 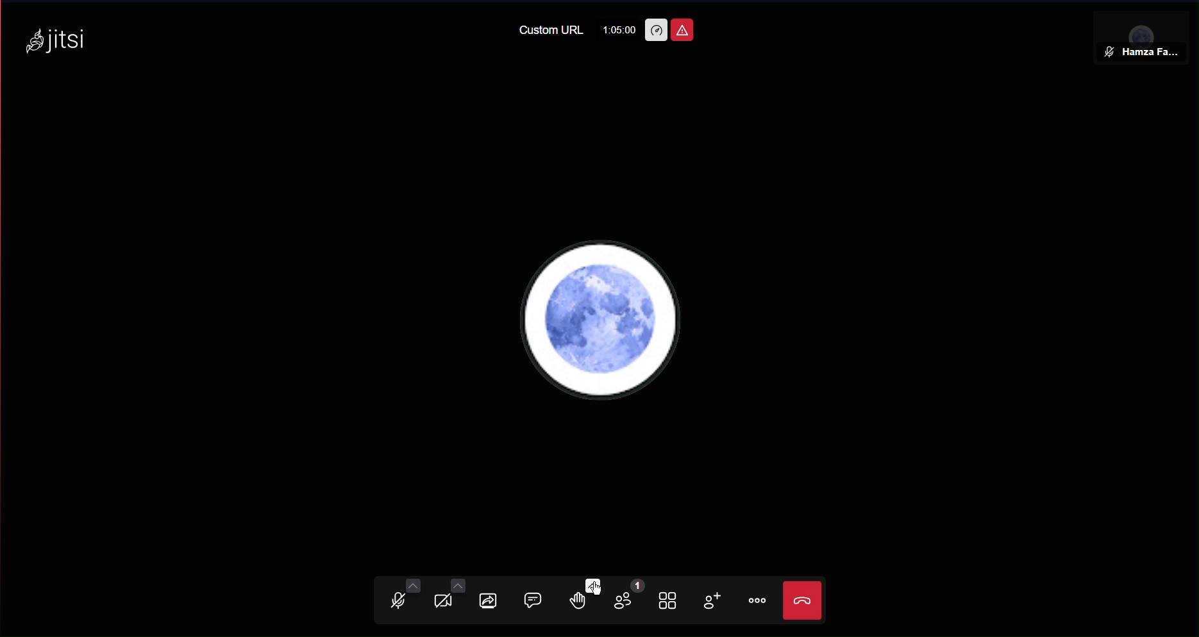 What do you see at coordinates (805, 602) in the screenshot?
I see `End Call` at bounding box center [805, 602].